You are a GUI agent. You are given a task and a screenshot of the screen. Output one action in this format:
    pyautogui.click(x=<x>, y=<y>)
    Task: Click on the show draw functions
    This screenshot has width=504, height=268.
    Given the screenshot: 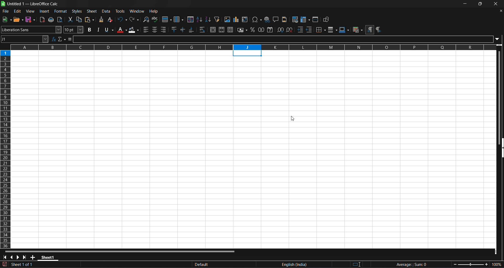 What is the action you would take?
    pyautogui.click(x=327, y=20)
    